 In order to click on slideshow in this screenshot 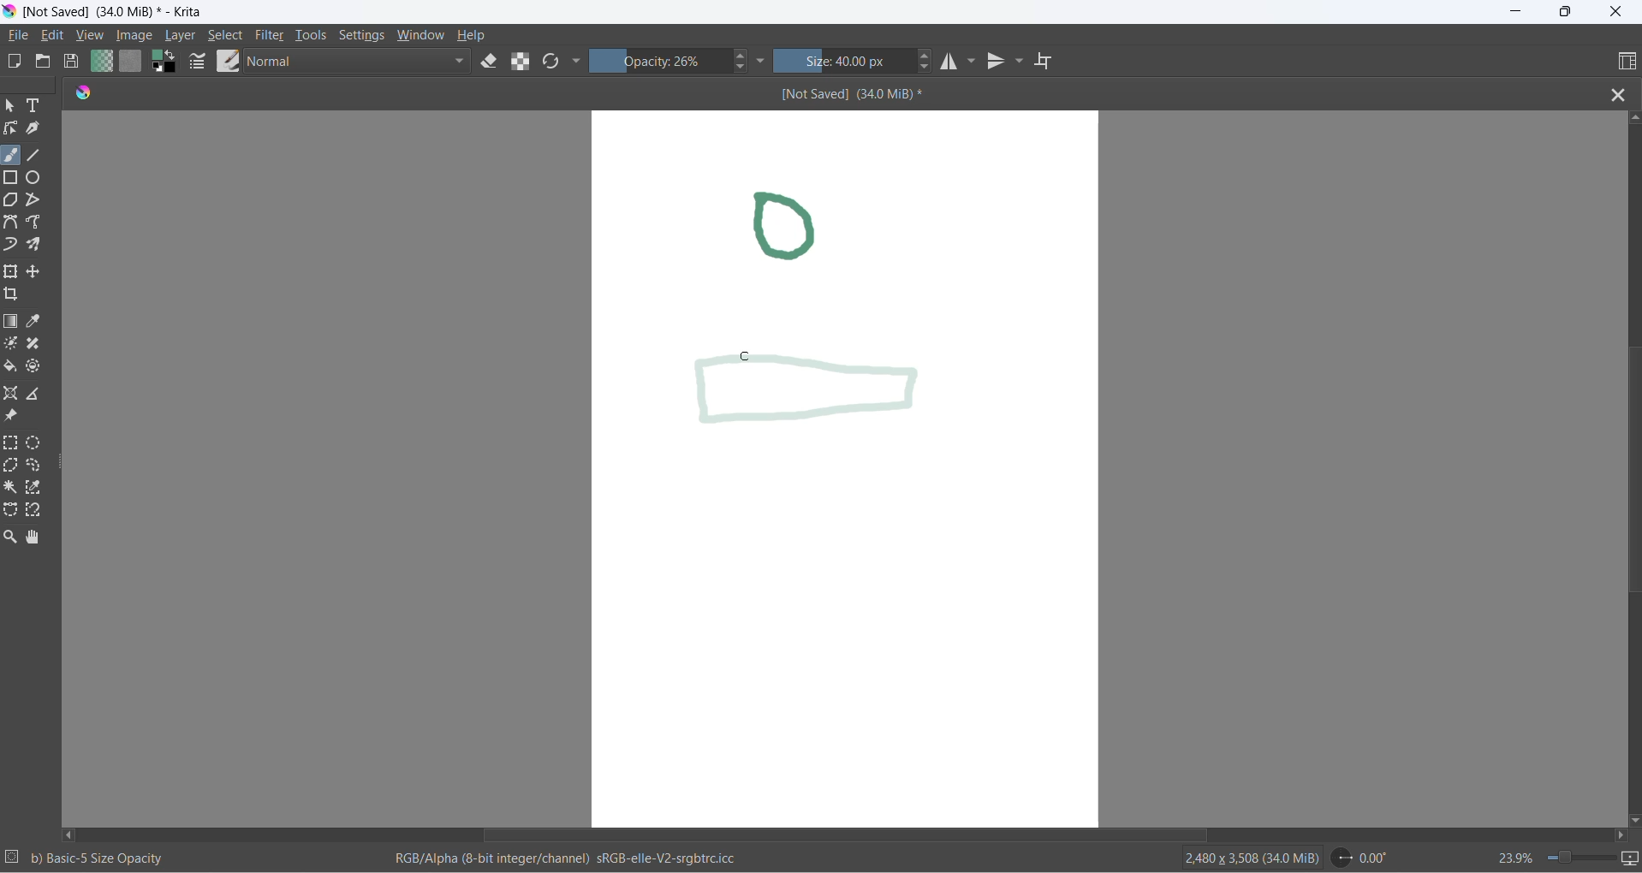, I will do `click(1631, 860)`.